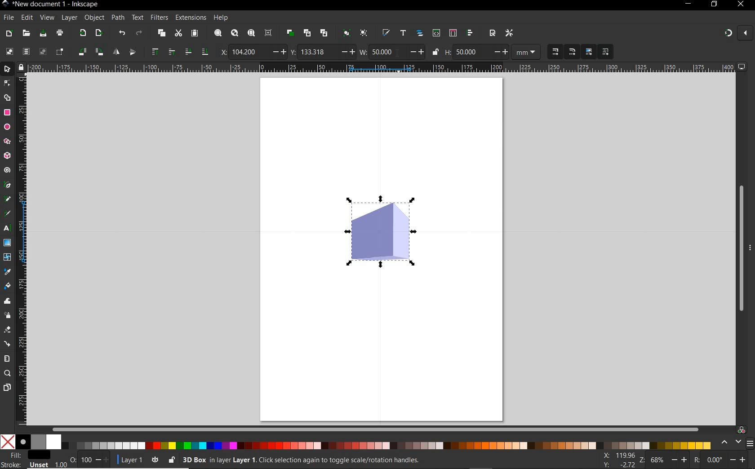 The image size is (755, 469). Describe the element at coordinates (714, 4) in the screenshot. I see `restore down` at that location.